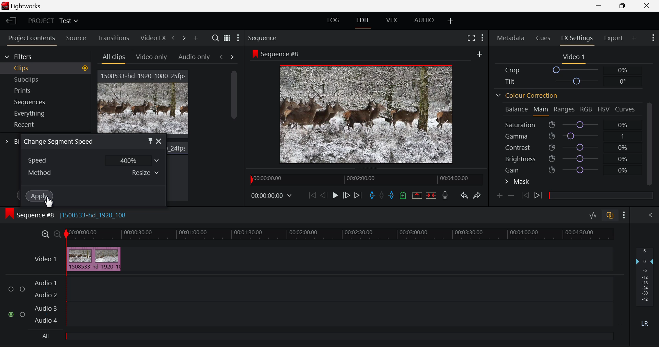 The width and height of the screenshot is (659, 347). Describe the element at coordinates (568, 171) in the screenshot. I see `Gain` at that location.